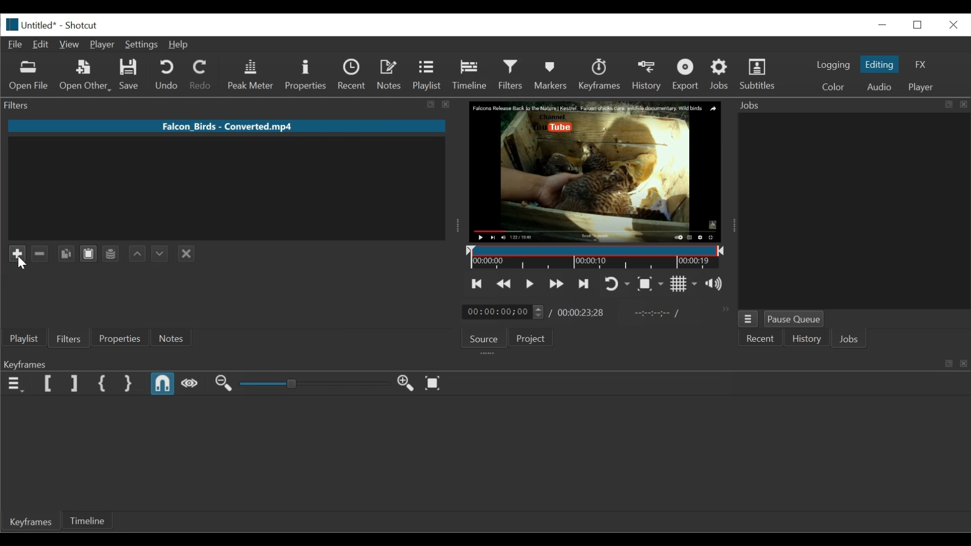 This screenshot has height=546, width=971. I want to click on Color, so click(833, 86).